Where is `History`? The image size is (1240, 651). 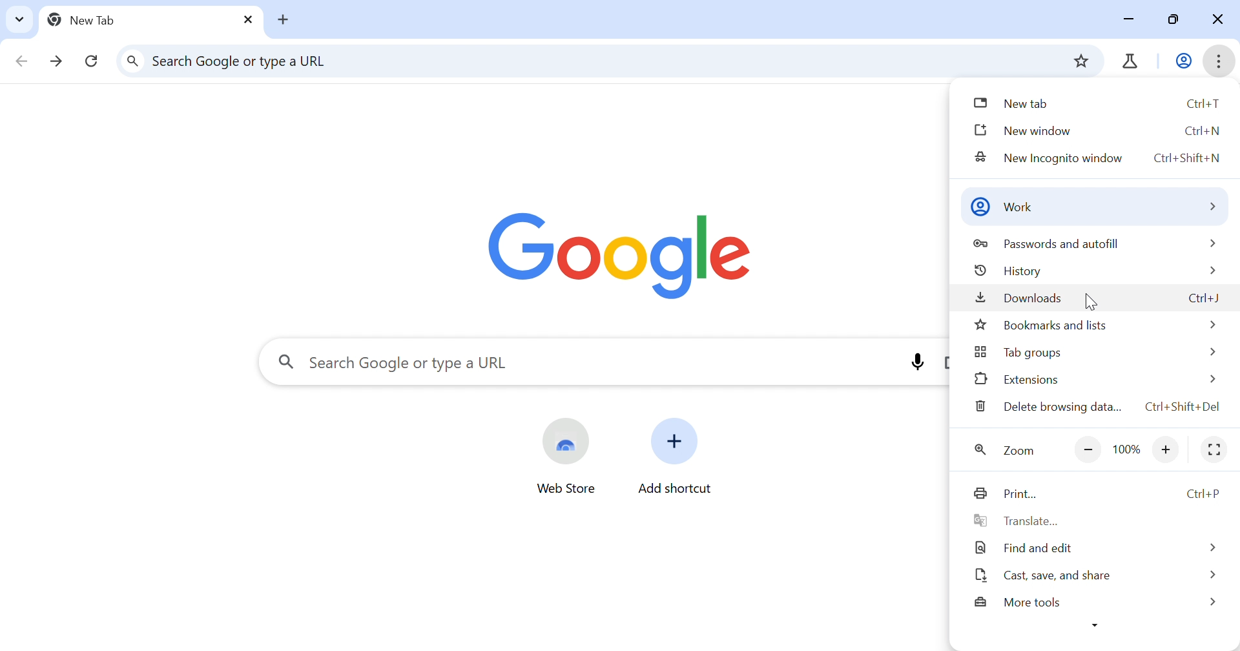 History is located at coordinates (1007, 271).